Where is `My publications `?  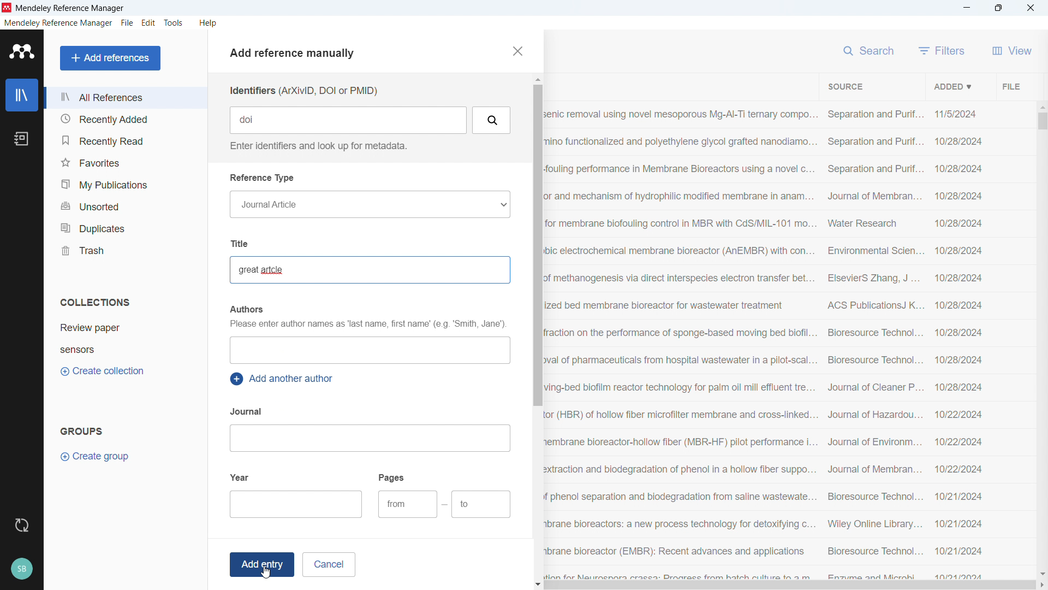
My publications  is located at coordinates (124, 184).